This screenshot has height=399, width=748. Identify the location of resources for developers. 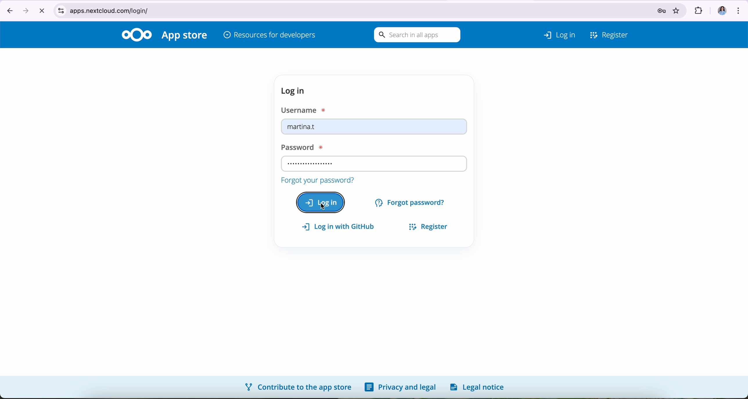
(270, 36).